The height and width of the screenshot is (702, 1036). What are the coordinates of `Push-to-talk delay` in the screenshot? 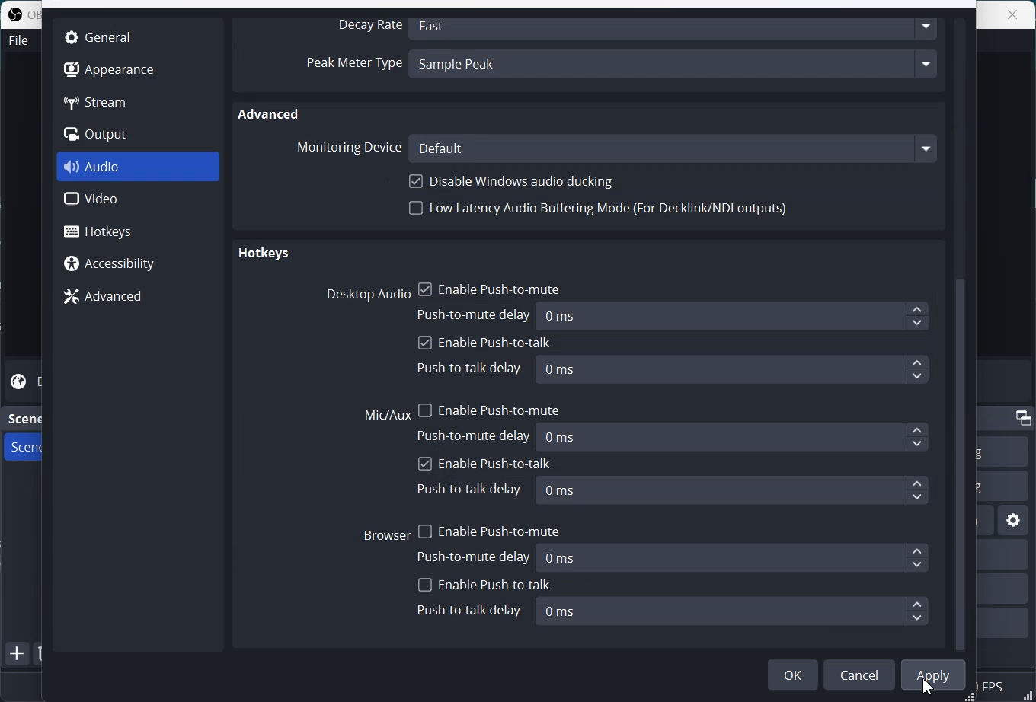 It's located at (469, 369).